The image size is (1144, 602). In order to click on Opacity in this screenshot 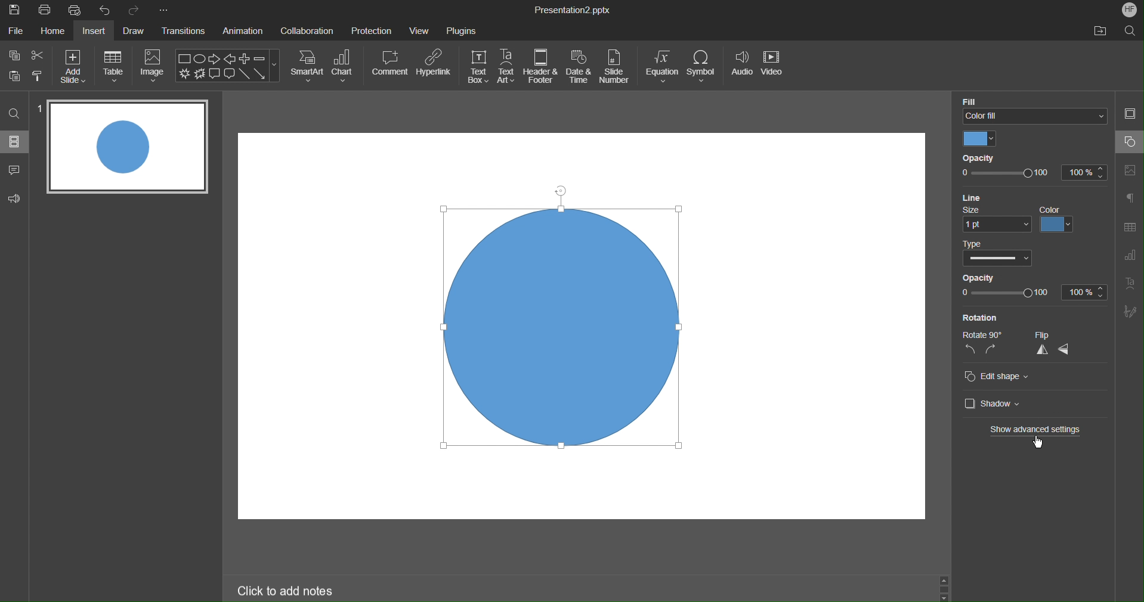, I will do `click(978, 277)`.